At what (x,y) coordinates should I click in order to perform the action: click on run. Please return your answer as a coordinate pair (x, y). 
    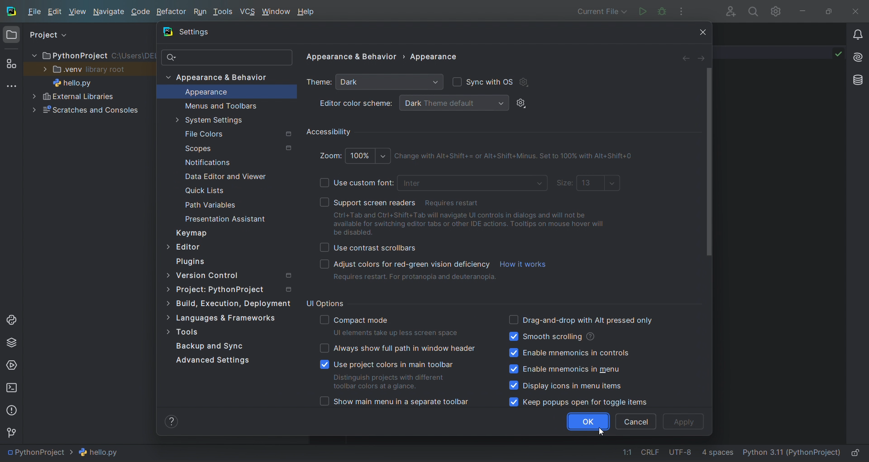
    Looking at the image, I should click on (199, 12).